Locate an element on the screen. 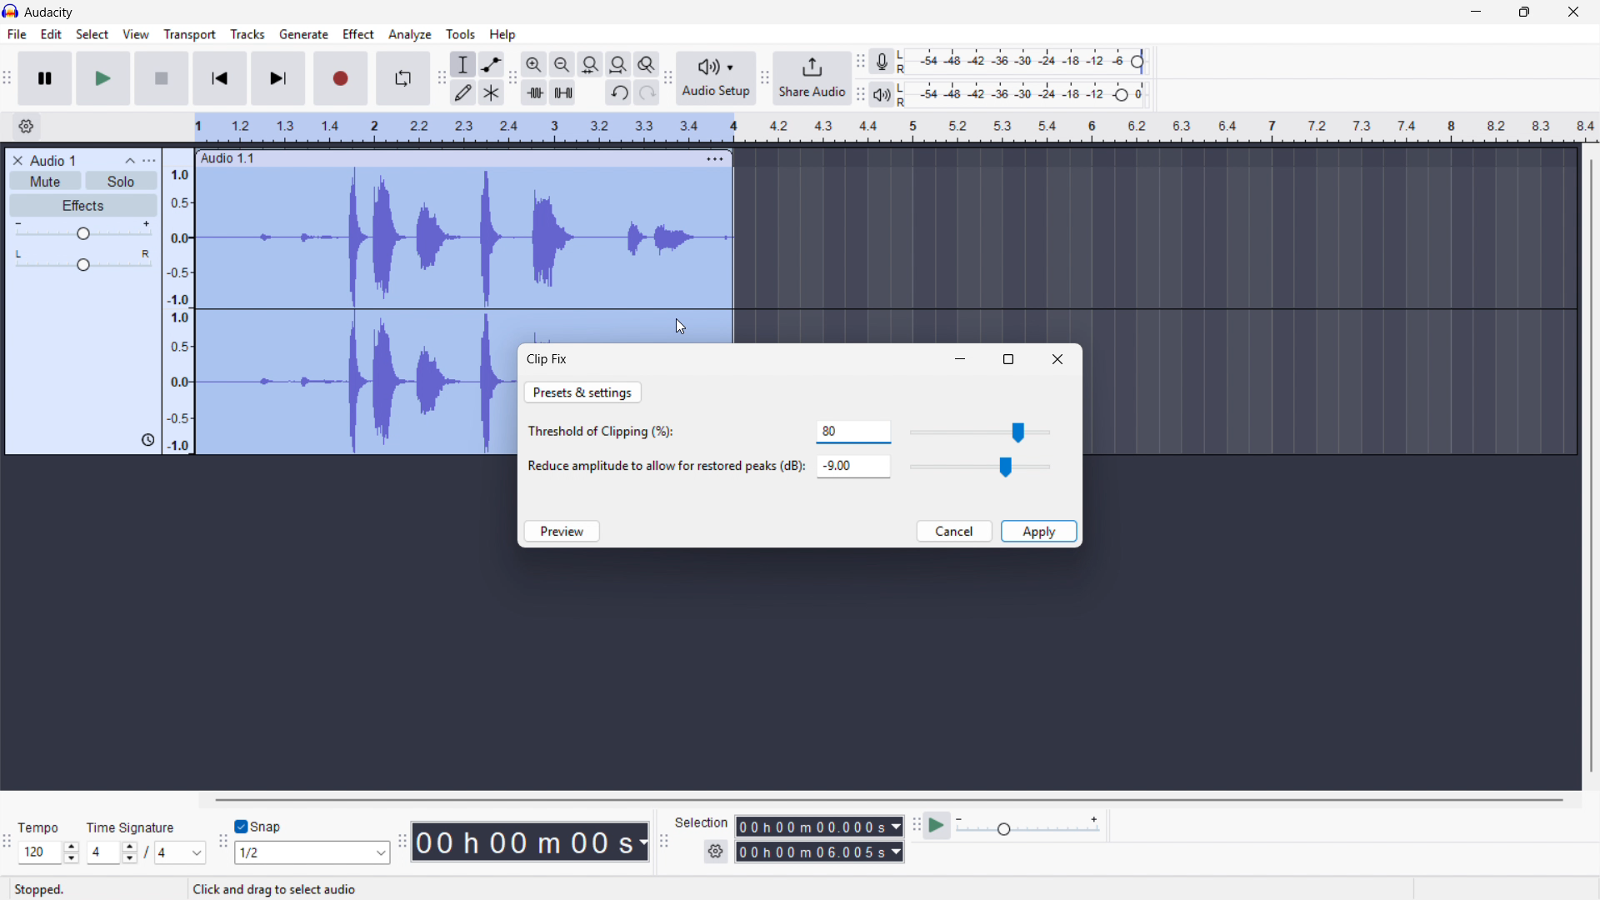  Vertical scrollbar is located at coordinates (1592, 466).